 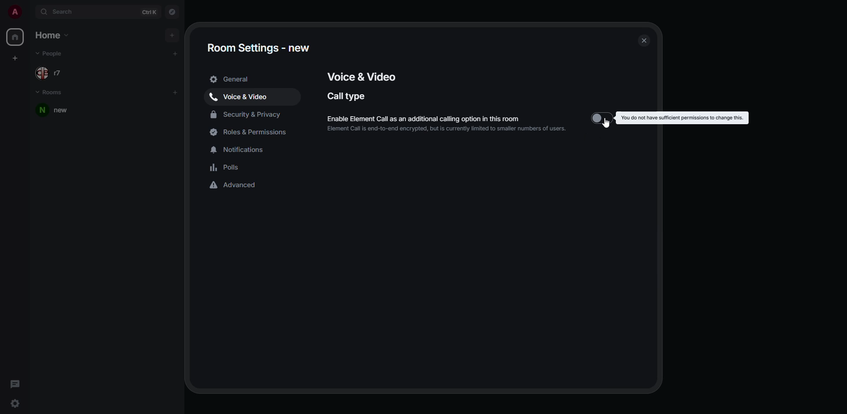 I want to click on people, so click(x=54, y=52).